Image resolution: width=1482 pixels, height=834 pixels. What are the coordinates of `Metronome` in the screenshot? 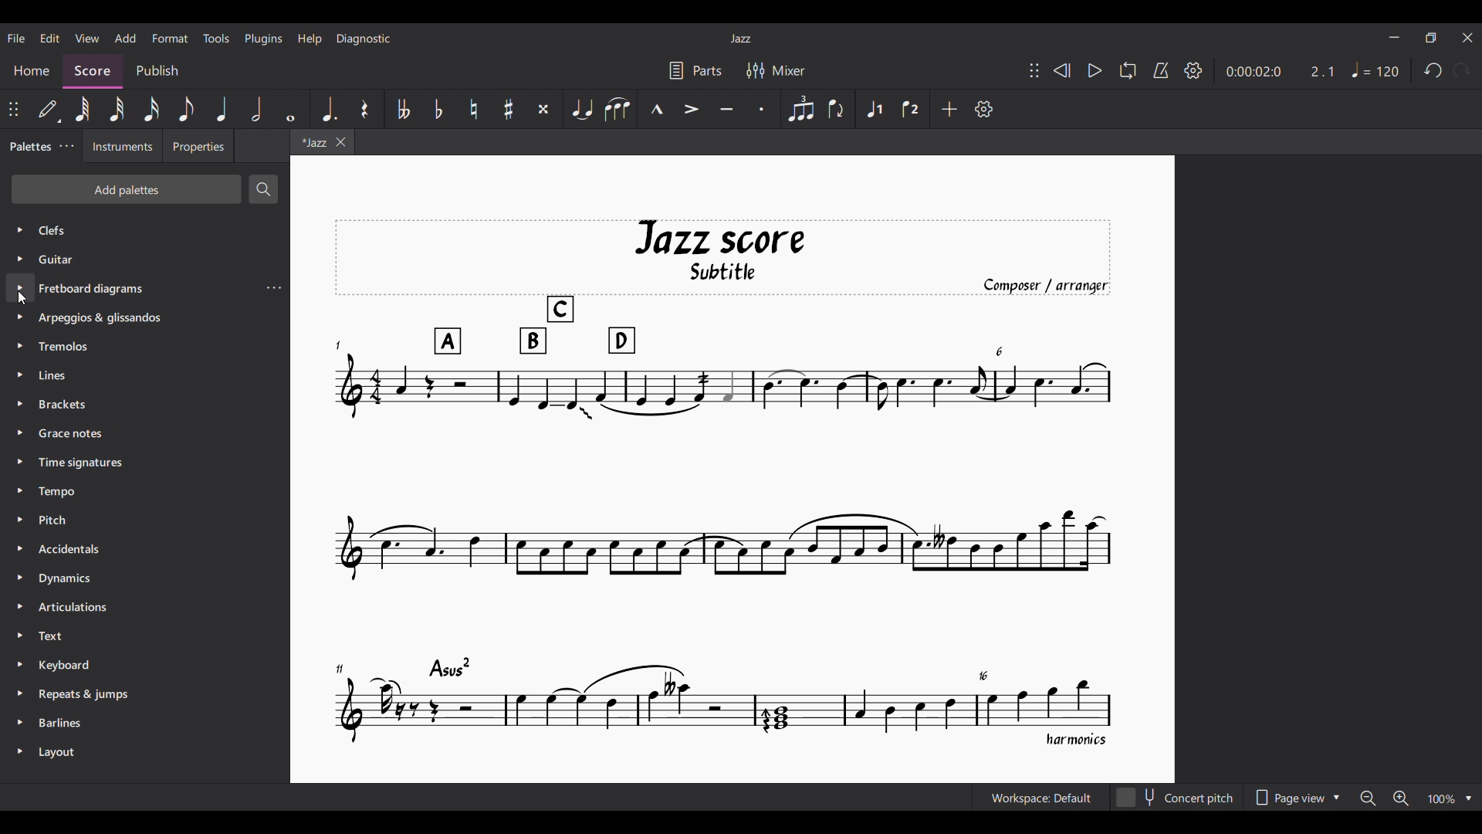 It's located at (1161, 71).